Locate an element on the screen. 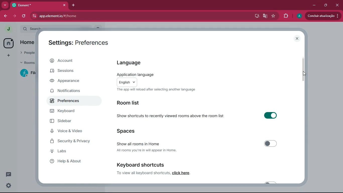  google translate is located at coordinates (265, 16).